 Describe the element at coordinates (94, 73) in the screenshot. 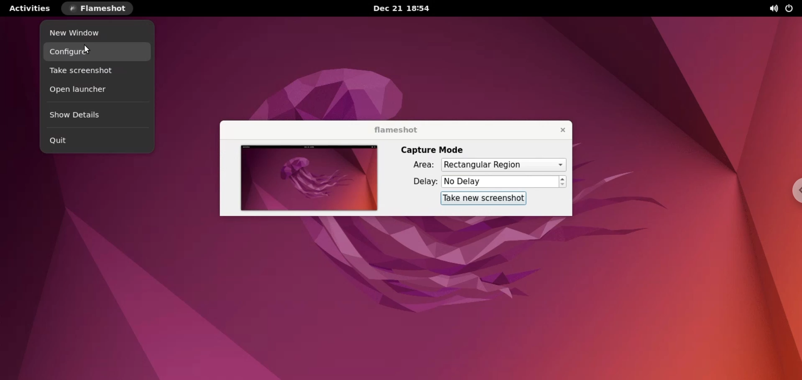

I see `take screenshot` at that location.